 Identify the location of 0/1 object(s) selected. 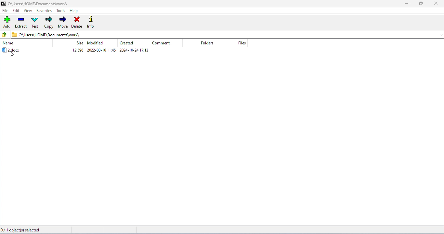
(24, 230).